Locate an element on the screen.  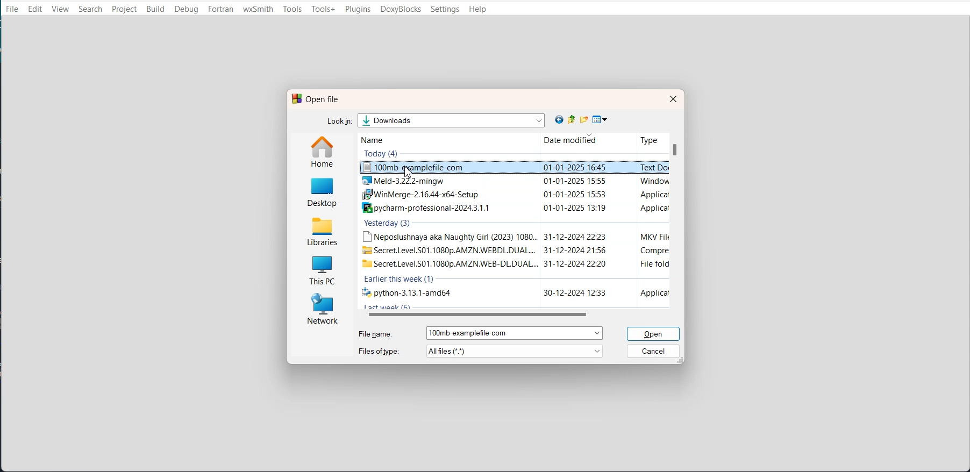
Tools+ is located at coordinates (324, 9).